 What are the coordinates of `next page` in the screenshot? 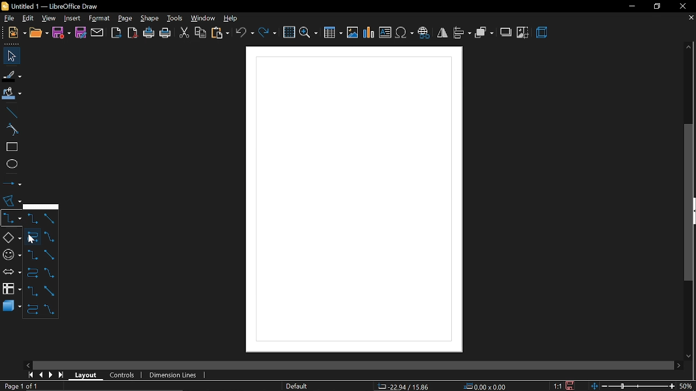 It's located at (51, 375).